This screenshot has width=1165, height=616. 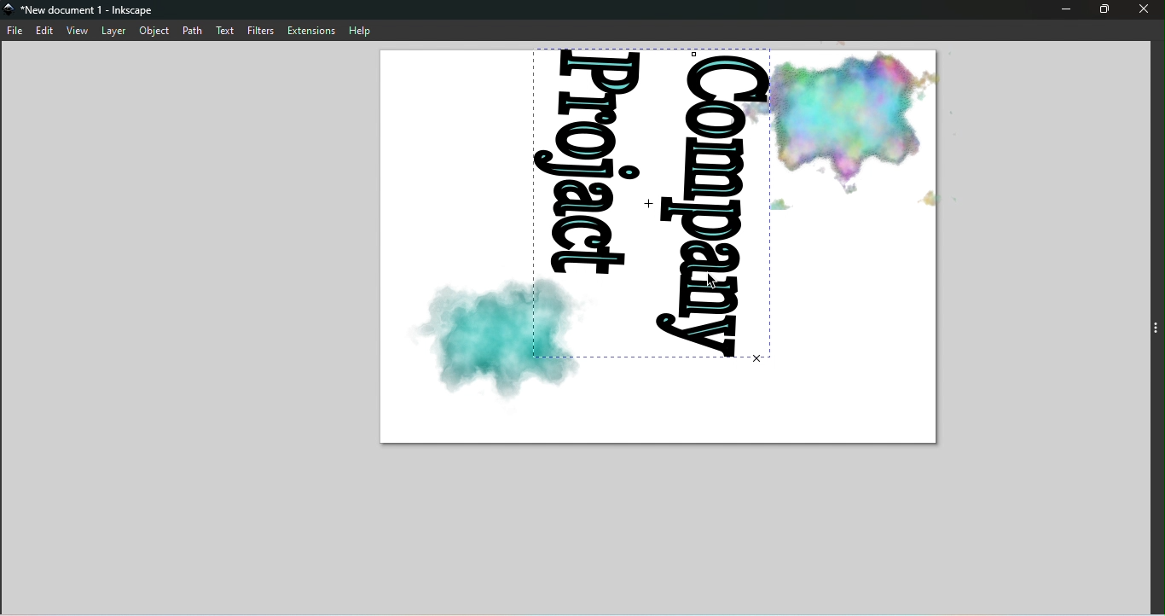 I want to click on Minimize, so click(x=1066, y=11).